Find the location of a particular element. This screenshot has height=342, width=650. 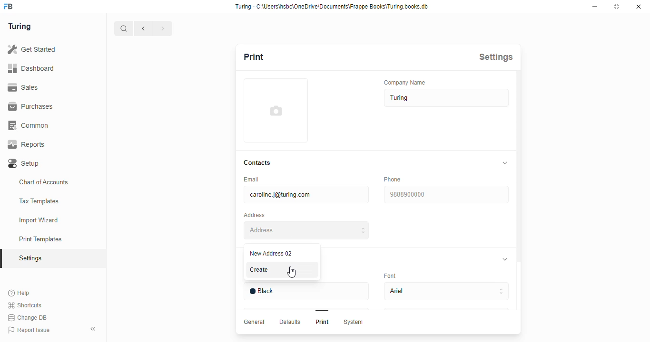

settings is located at coordinates (496, 57).